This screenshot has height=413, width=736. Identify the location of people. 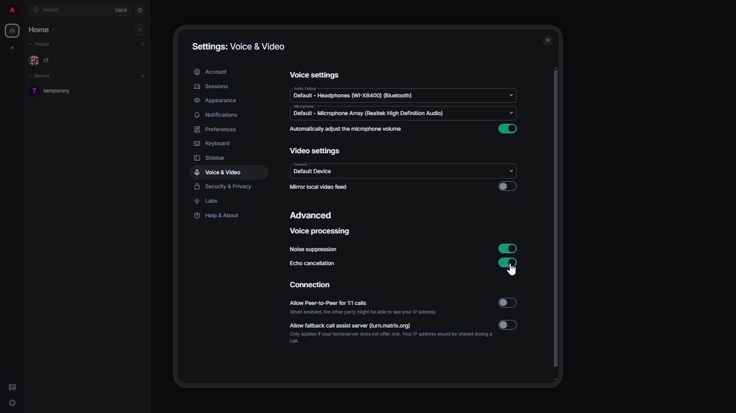
(41, 61).